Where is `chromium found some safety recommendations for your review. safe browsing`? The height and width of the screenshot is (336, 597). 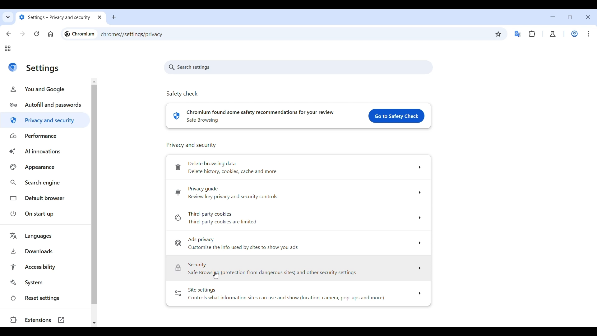
chromium found some safety recommendations for your review. safe browsing is located at coordinates (255, 116).